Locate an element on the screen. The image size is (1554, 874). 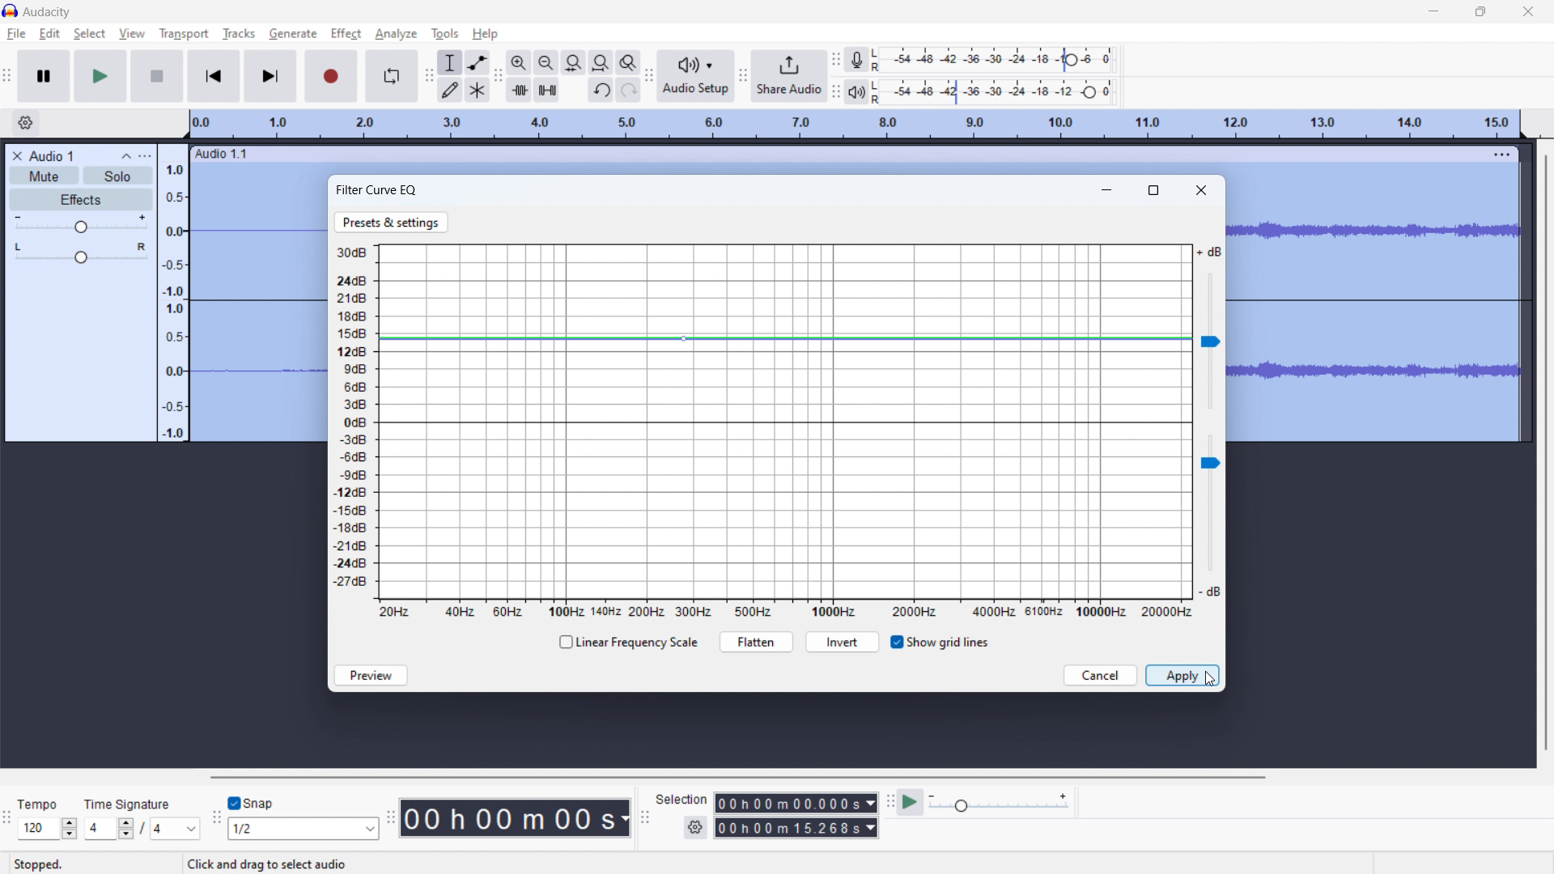
tools is located at coordinates (444, 34).